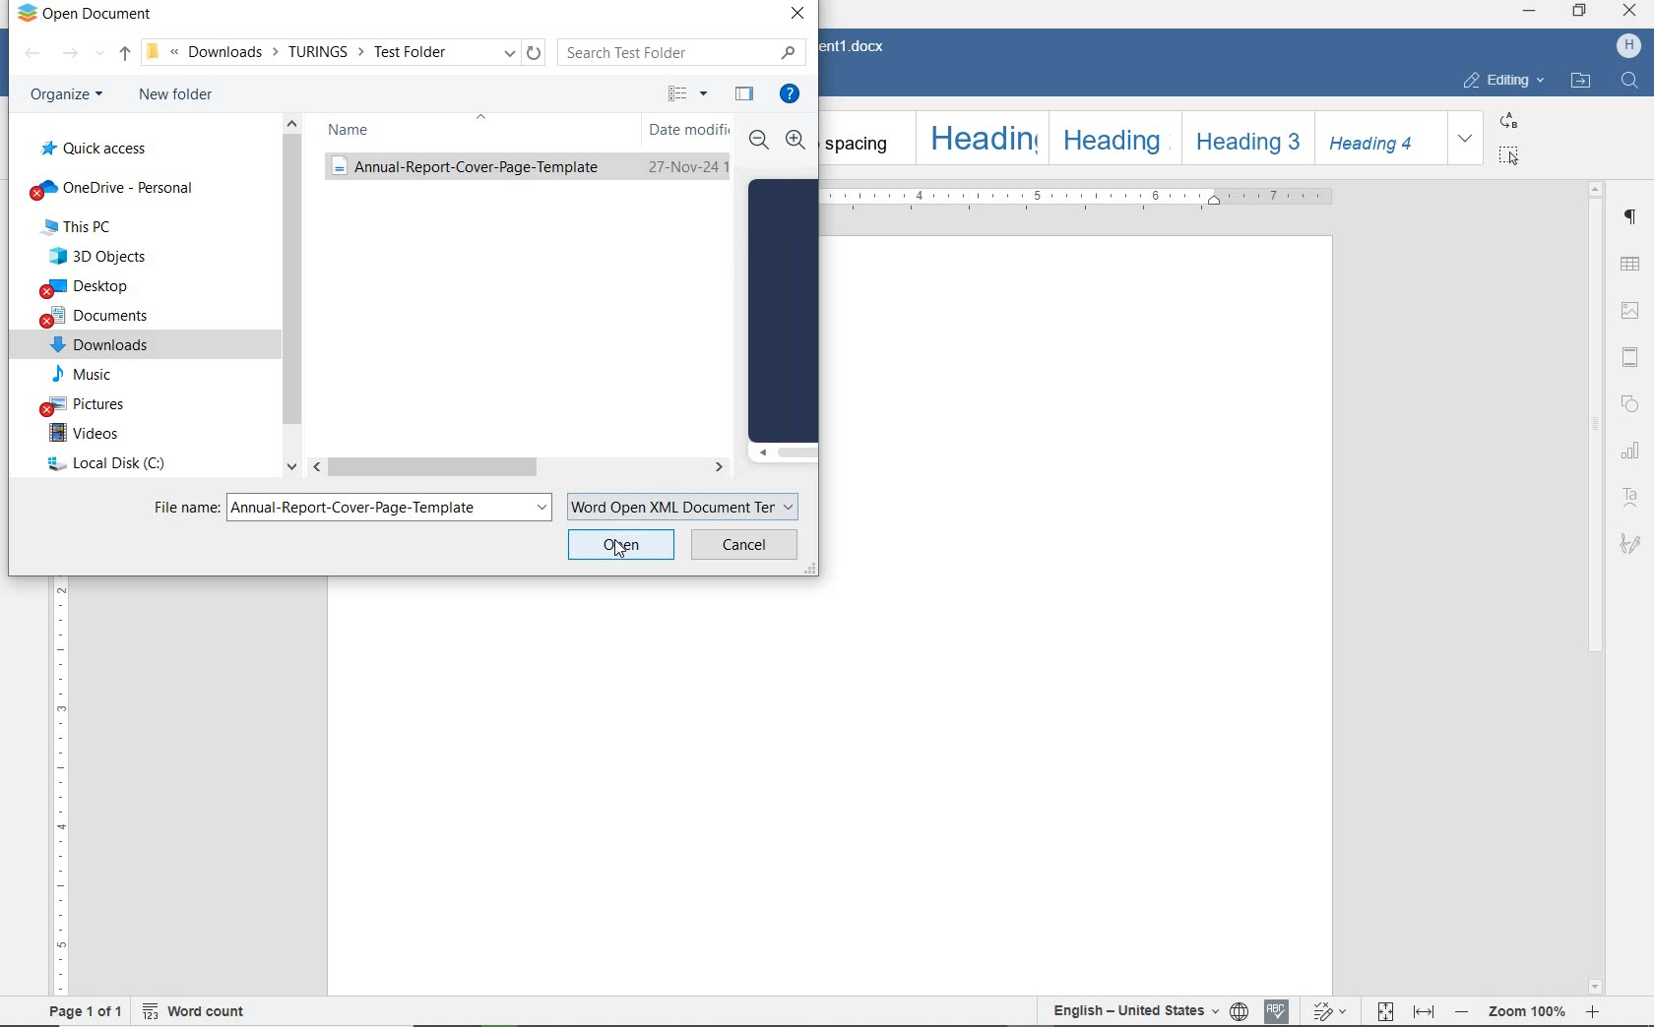 This screenshot has width=1654, height=1027. I want to click on search test folder, so click(683, 51).